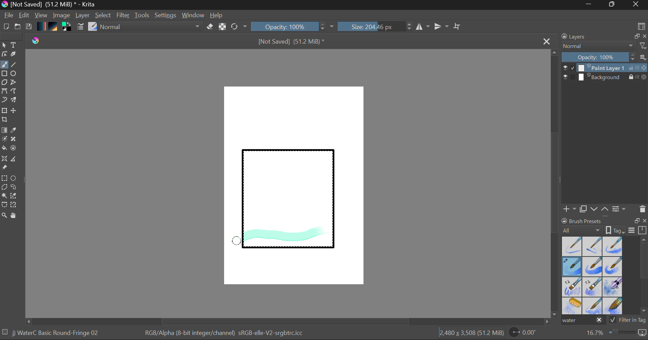 This screenshot has height=340, width=648. What do you see at coordinates (288, 321) in the screenshot?
I see `Scroll Bar` at bounding box center [288, 321].